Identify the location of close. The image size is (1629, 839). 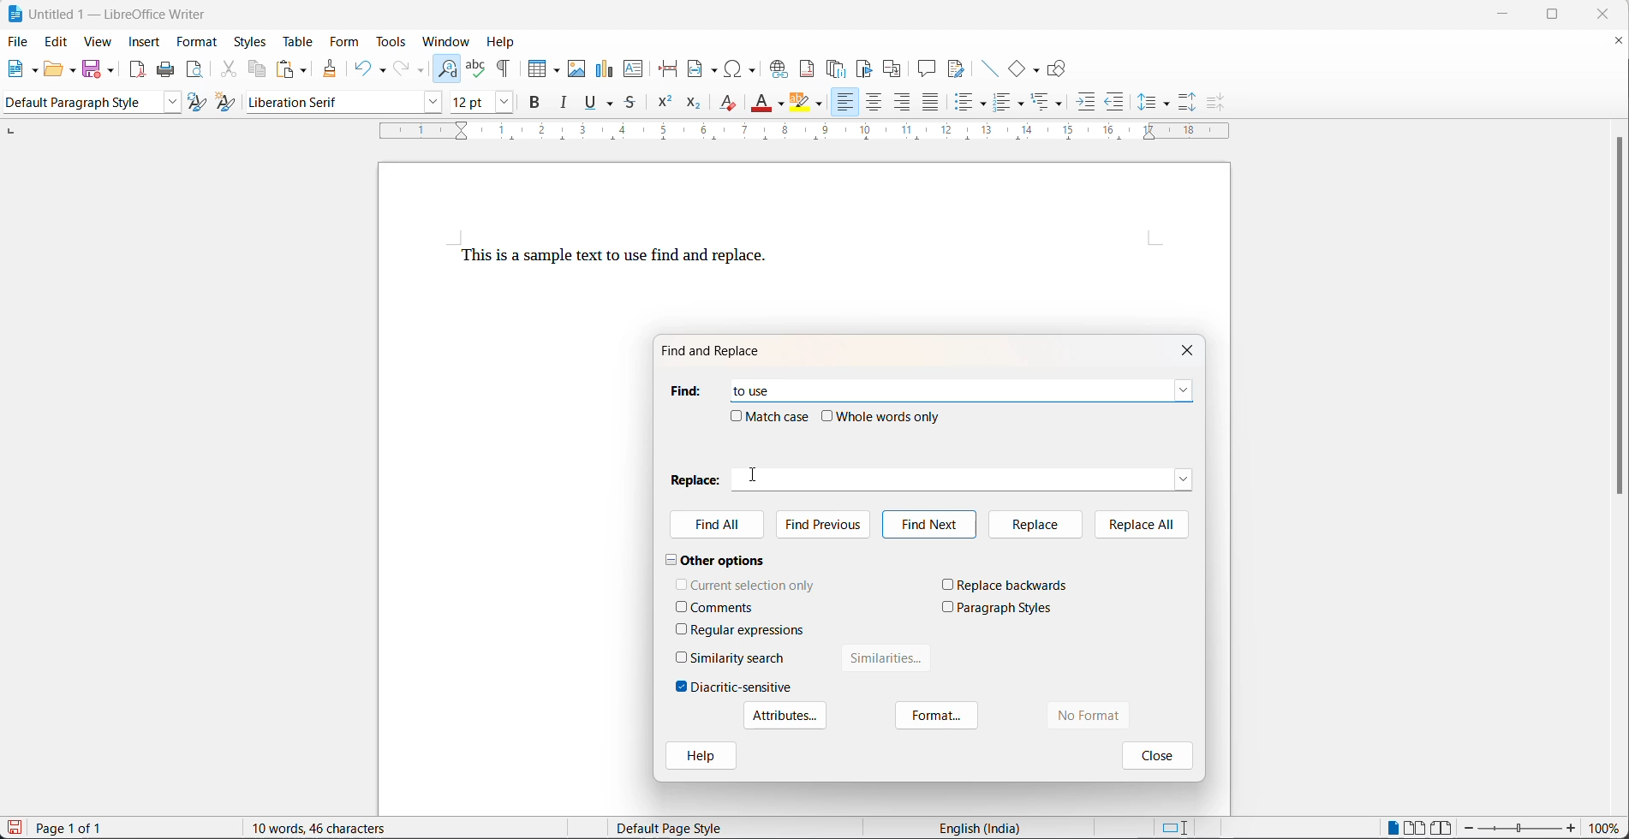
(1191, 348).